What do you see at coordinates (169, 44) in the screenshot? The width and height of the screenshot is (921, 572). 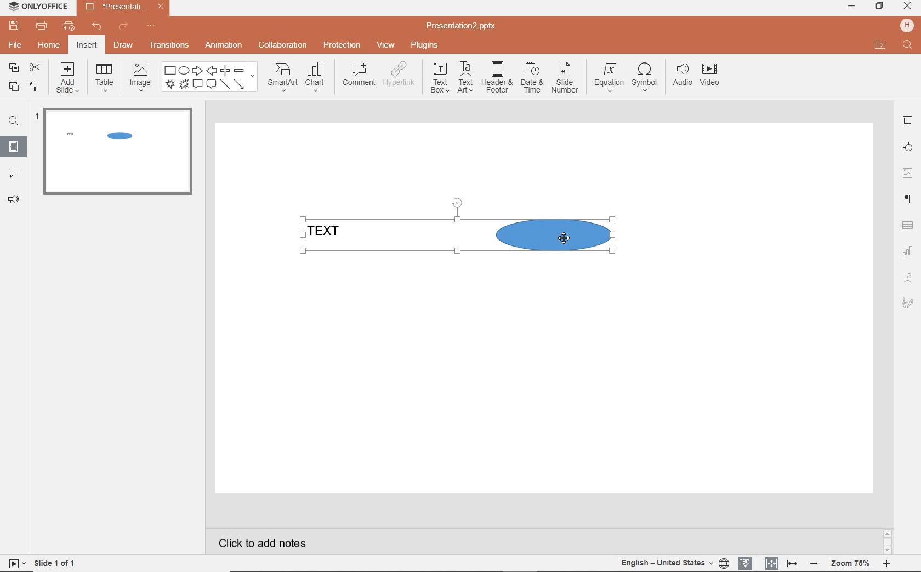 I see `transitions` at bounding box center [169, 44].